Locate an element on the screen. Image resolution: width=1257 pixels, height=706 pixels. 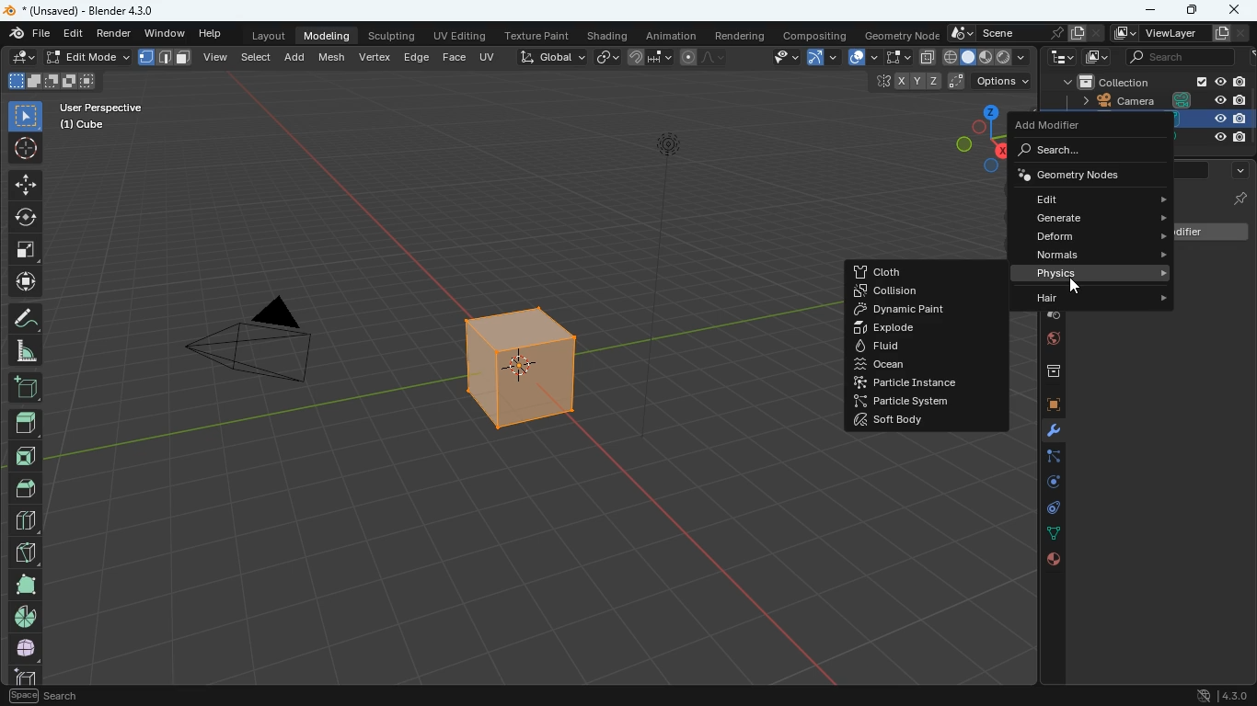
select is located at coordinates (26, 114).